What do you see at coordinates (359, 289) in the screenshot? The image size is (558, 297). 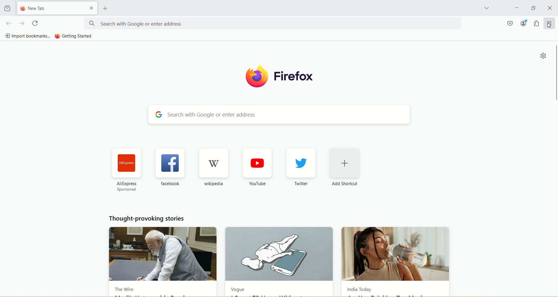 I see `India Today` at bounding box center [359, 289].